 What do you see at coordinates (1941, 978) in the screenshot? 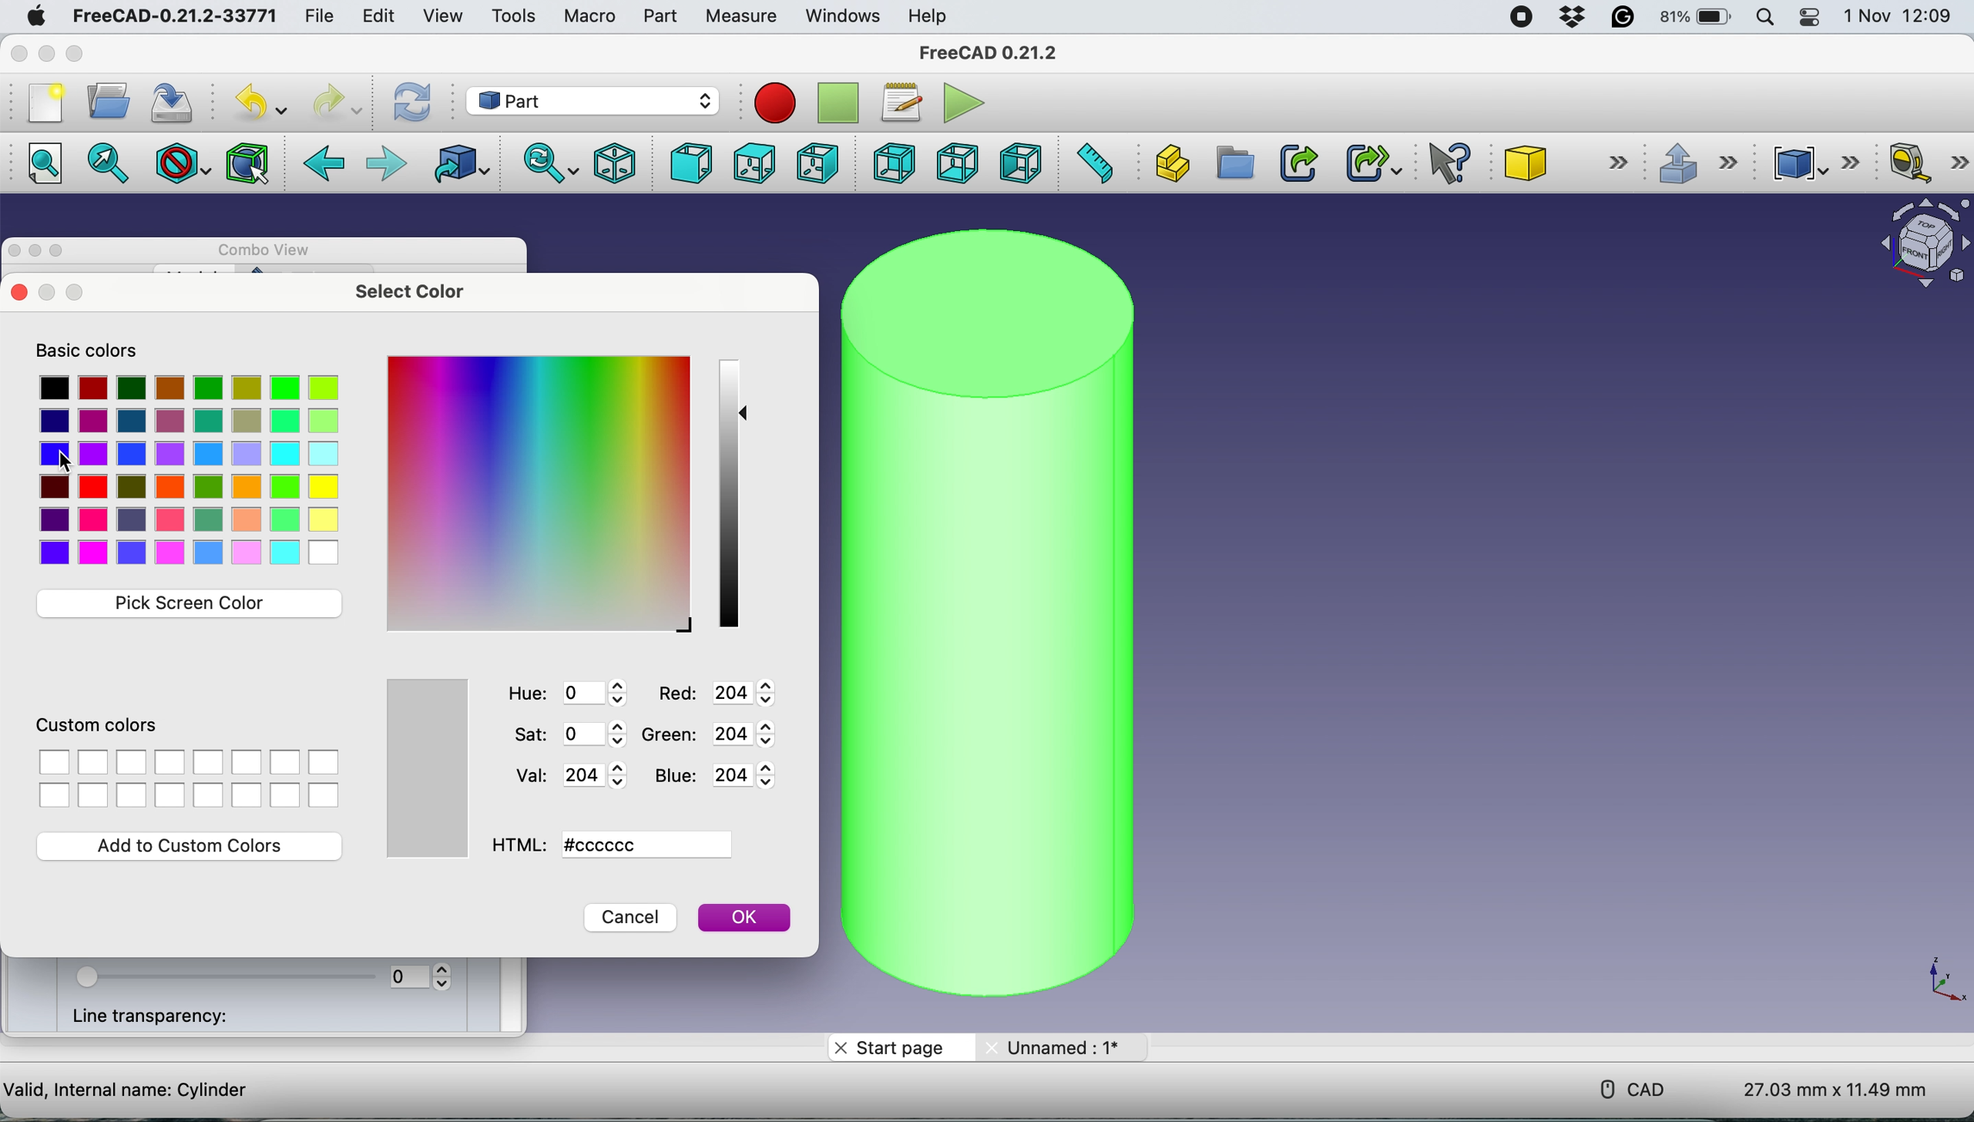
I see `xy coordinate` at bounding box center [1941, 978].